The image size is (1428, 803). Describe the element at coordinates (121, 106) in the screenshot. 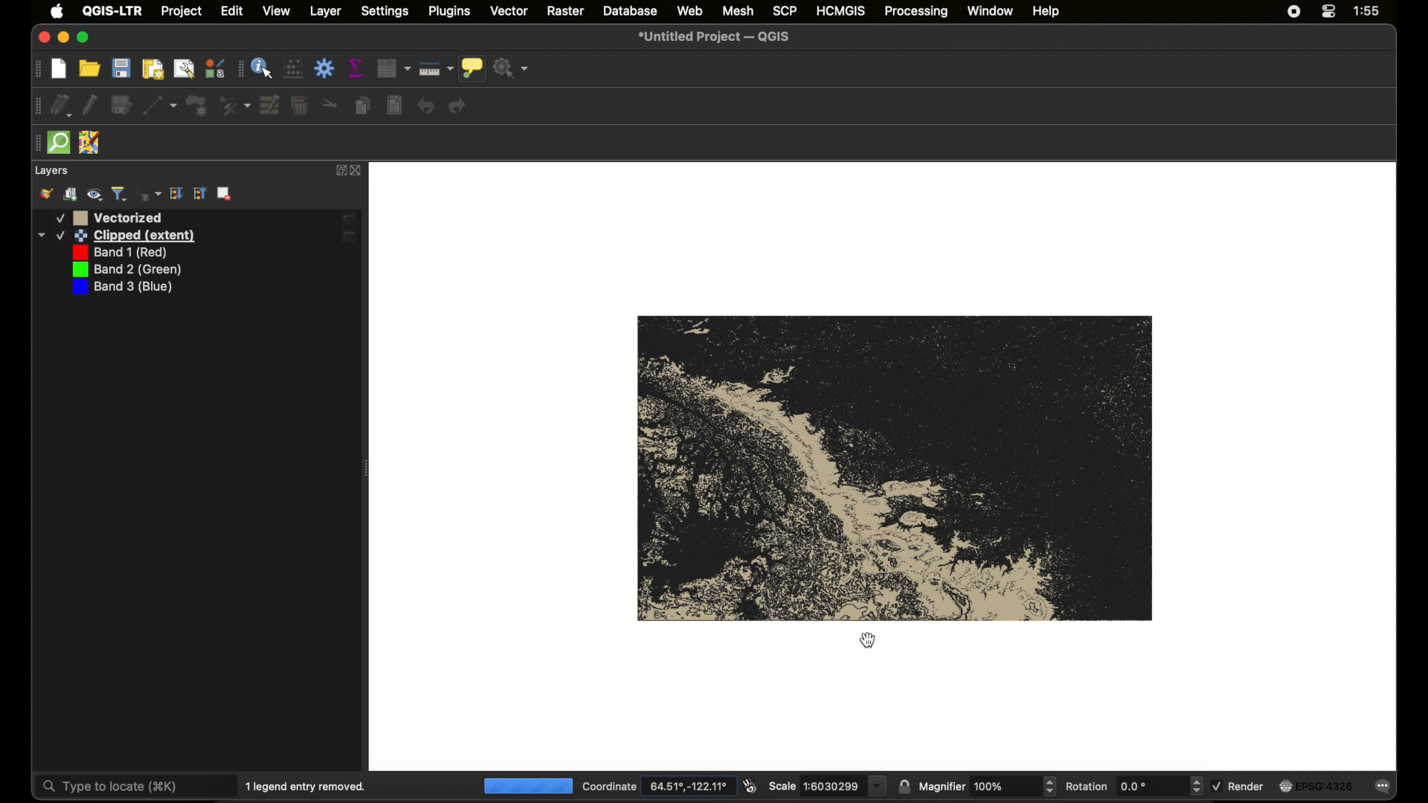

I see `save edits` at that location.